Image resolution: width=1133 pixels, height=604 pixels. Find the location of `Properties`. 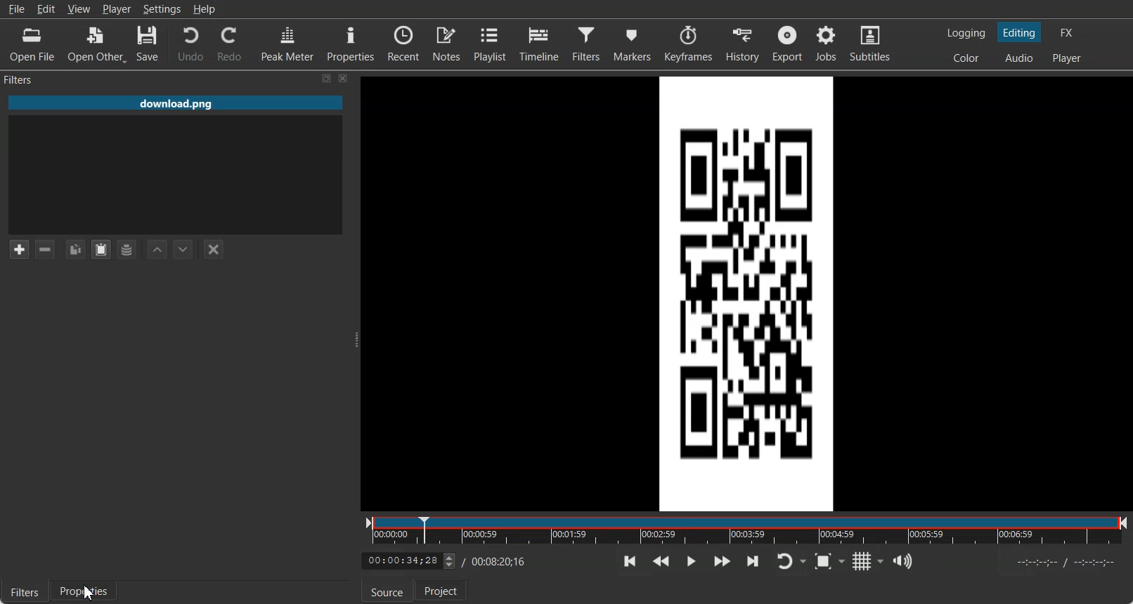

Properties is located at coordinates (85, 591).